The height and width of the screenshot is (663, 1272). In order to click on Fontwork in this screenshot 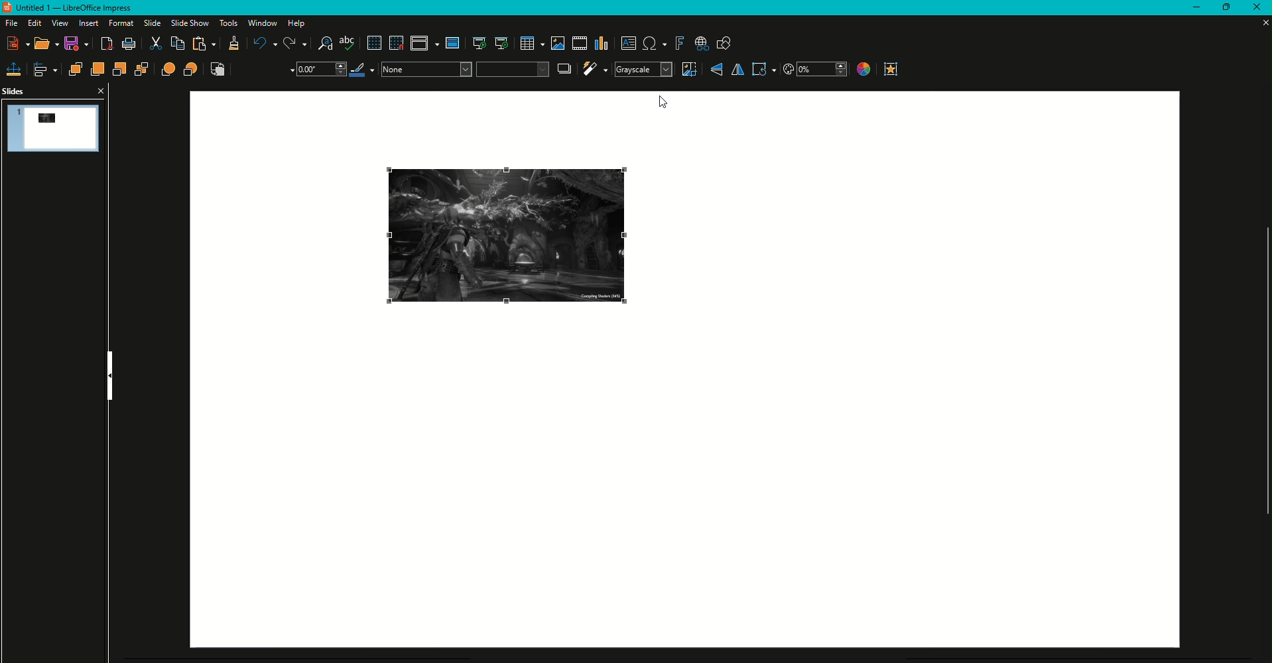, I will do `click(679, 44)`.